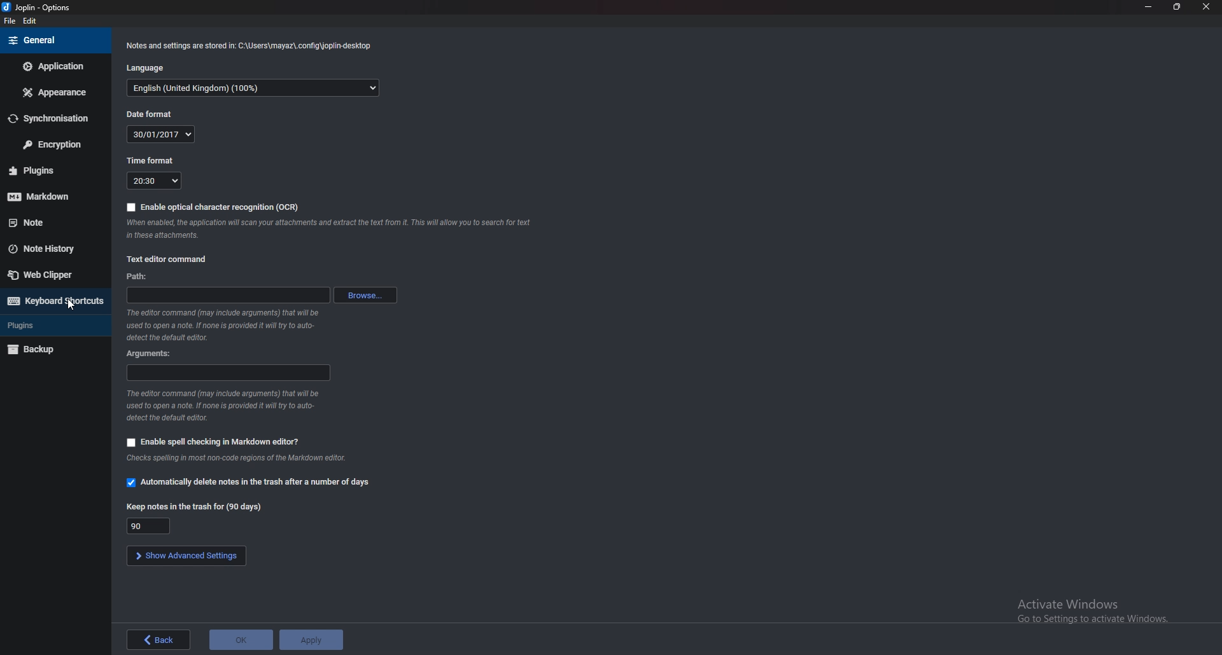 This screenshot has width=1222, height=655. What do you see at coordinates (215, 205) in the screenshot?
I see `Enable O C R` at bounding box center [215, 205].